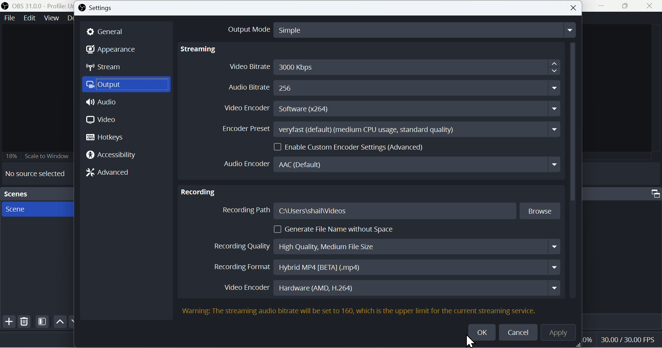  What do you see at coordinates (384, 267) in the screenshot?
I see `Recording Format` at bounding box center [384, 267].